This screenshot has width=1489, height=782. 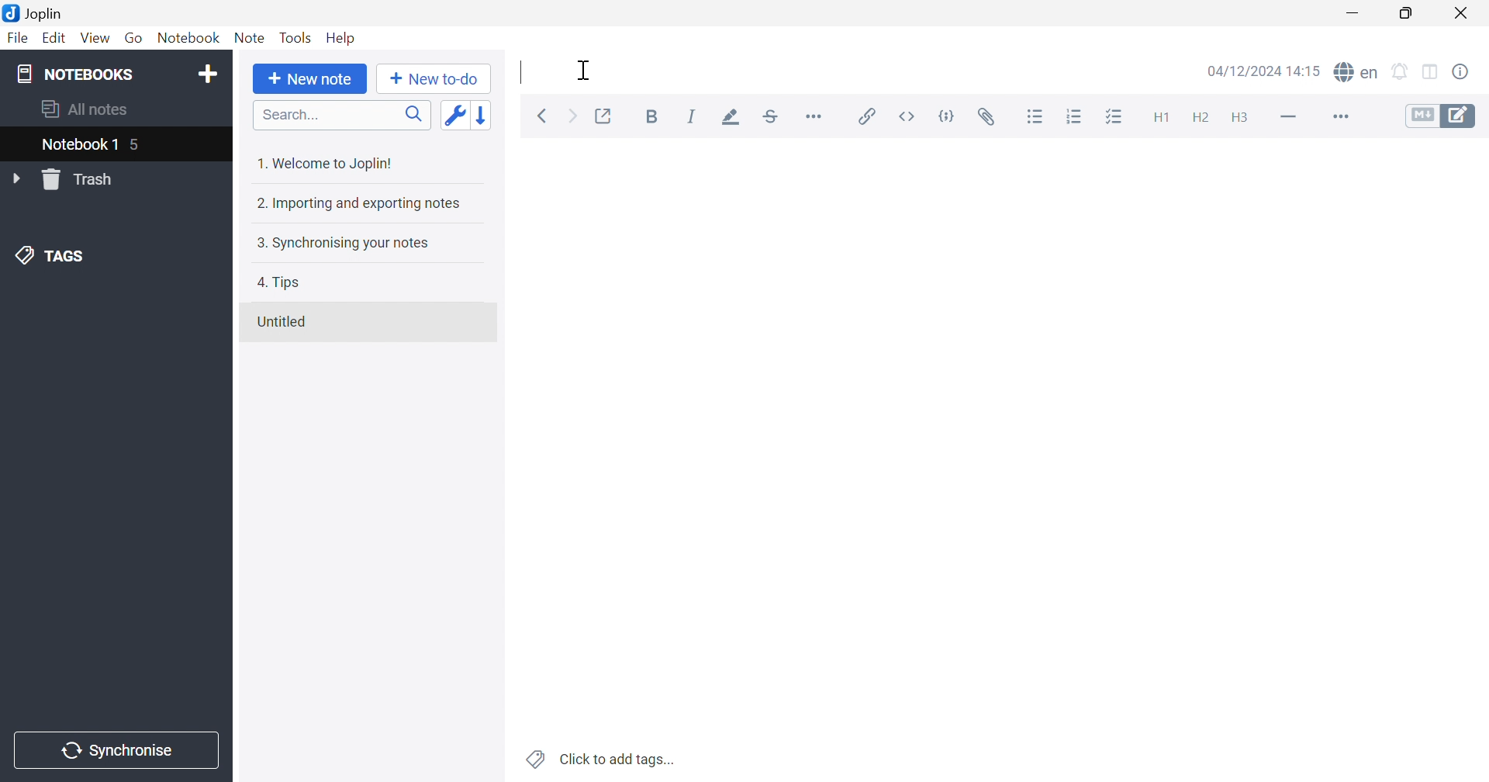 What do you see at coordinates (485, 115) in the screenshot?
I see `Reverse sort order` at bounding box center [485, 115].